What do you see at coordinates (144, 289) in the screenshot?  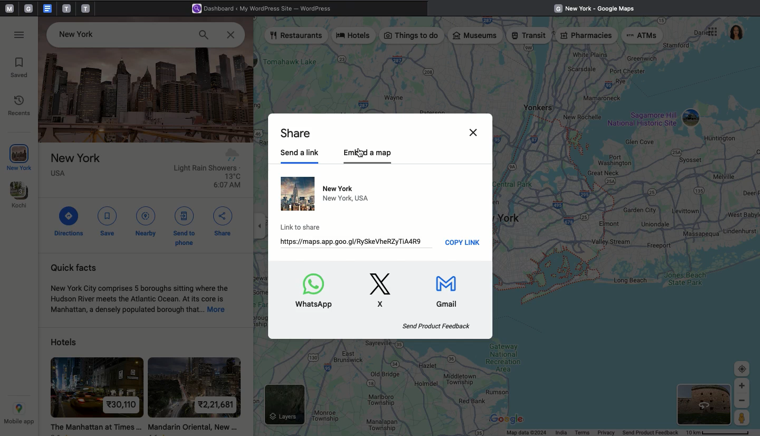 I see `Quick facts` at bounding box center [144, 289].